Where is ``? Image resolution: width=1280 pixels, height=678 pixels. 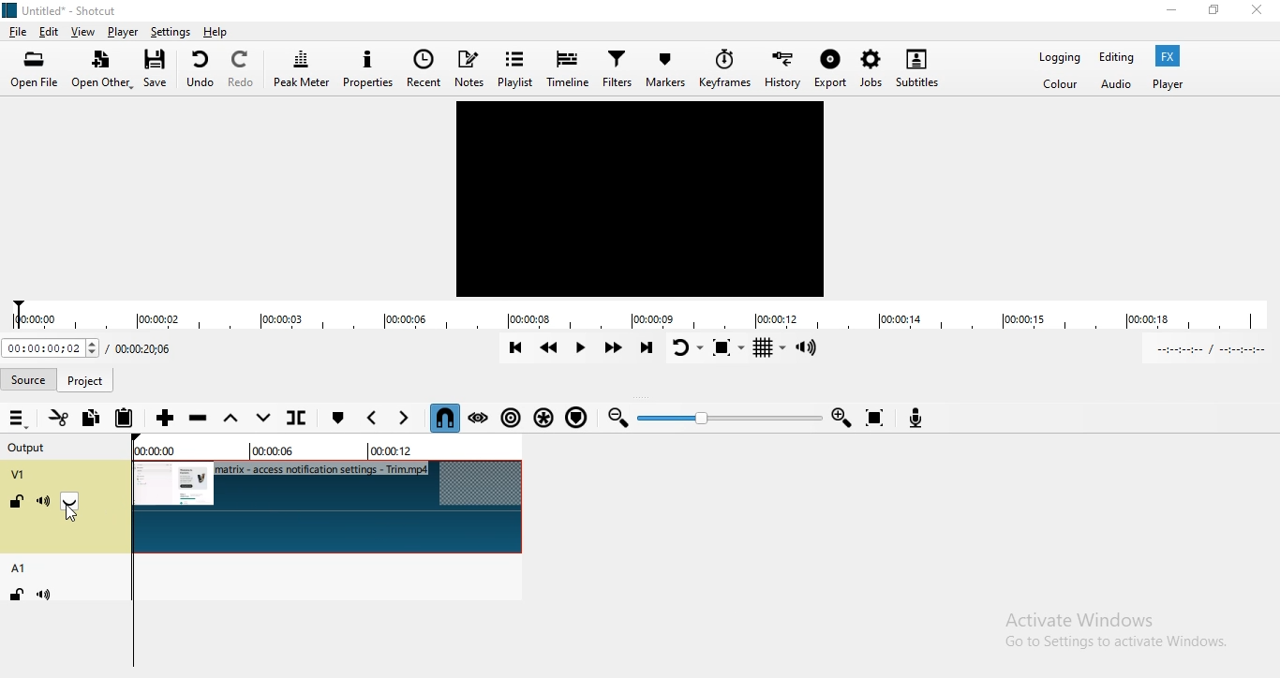
 is located at coordinates (732, 419).